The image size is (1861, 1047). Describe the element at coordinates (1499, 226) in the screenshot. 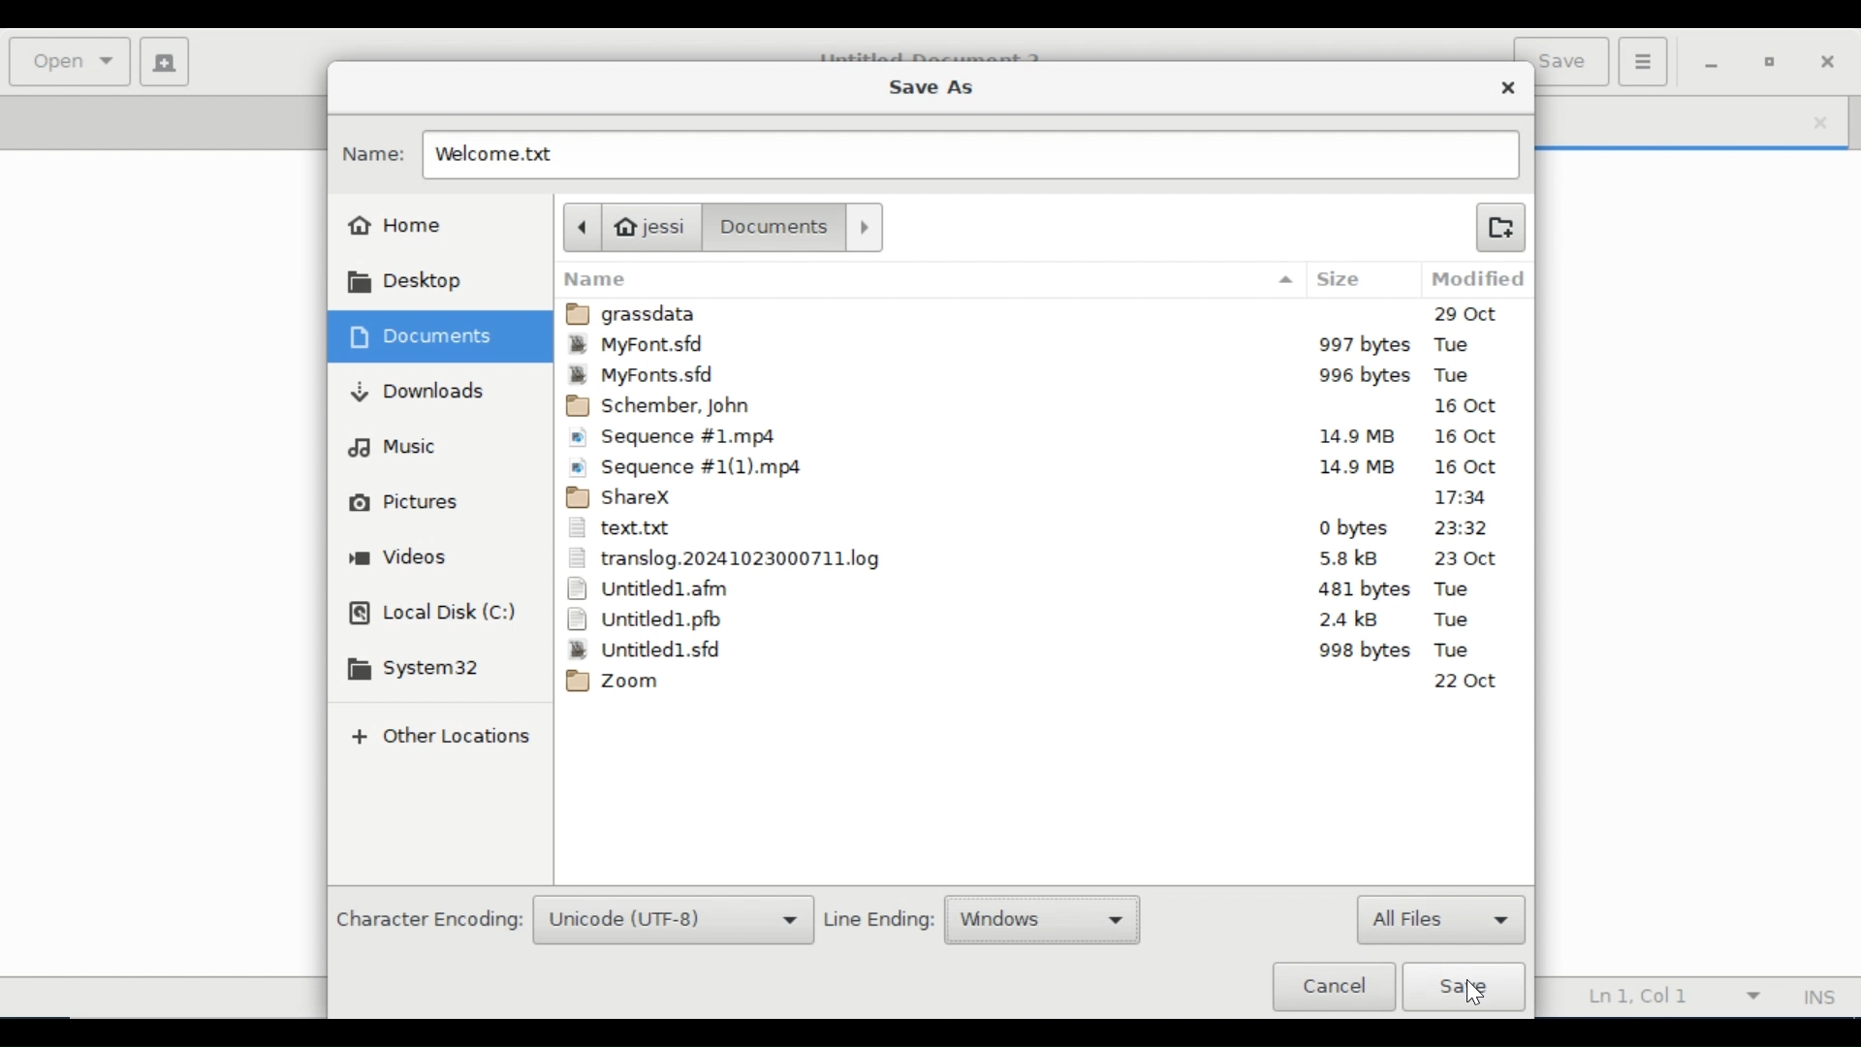

I see `Create Folder` at that location.